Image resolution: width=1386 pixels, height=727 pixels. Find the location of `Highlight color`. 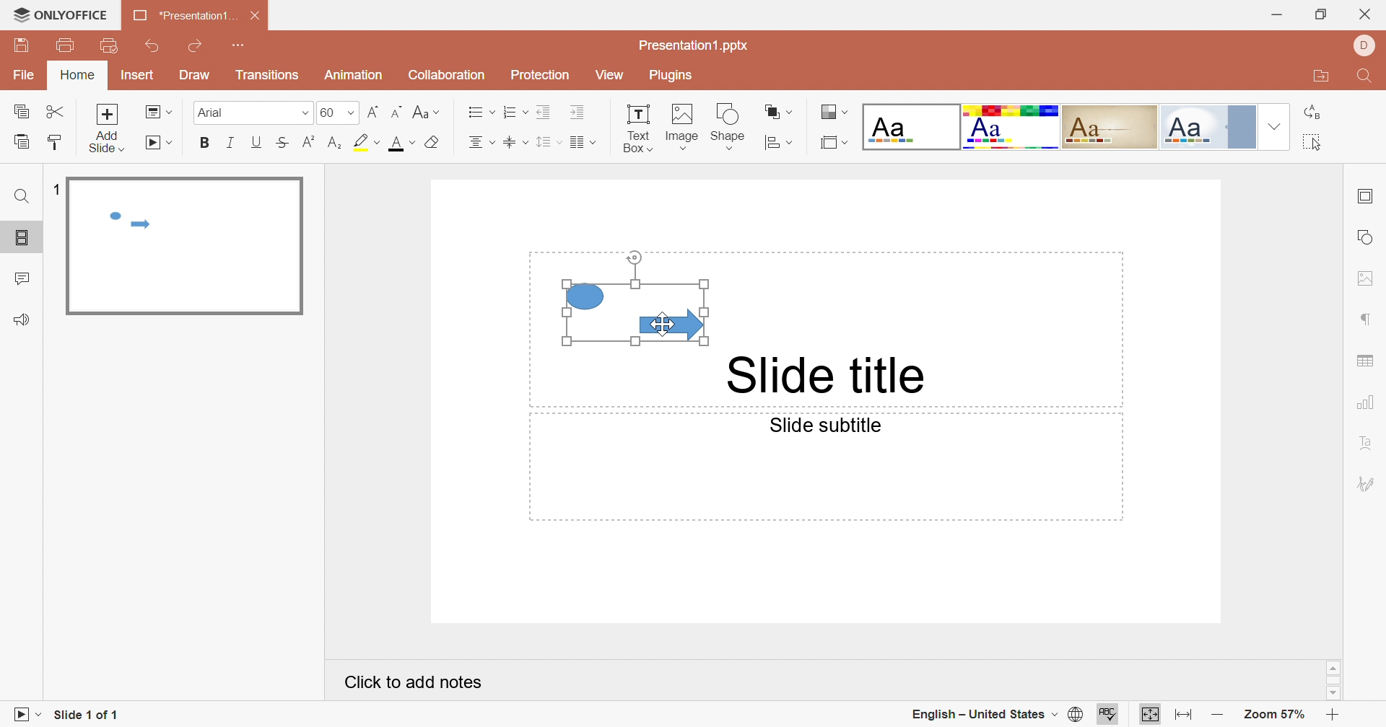

Highlight color is located at coordinates (369, 143).